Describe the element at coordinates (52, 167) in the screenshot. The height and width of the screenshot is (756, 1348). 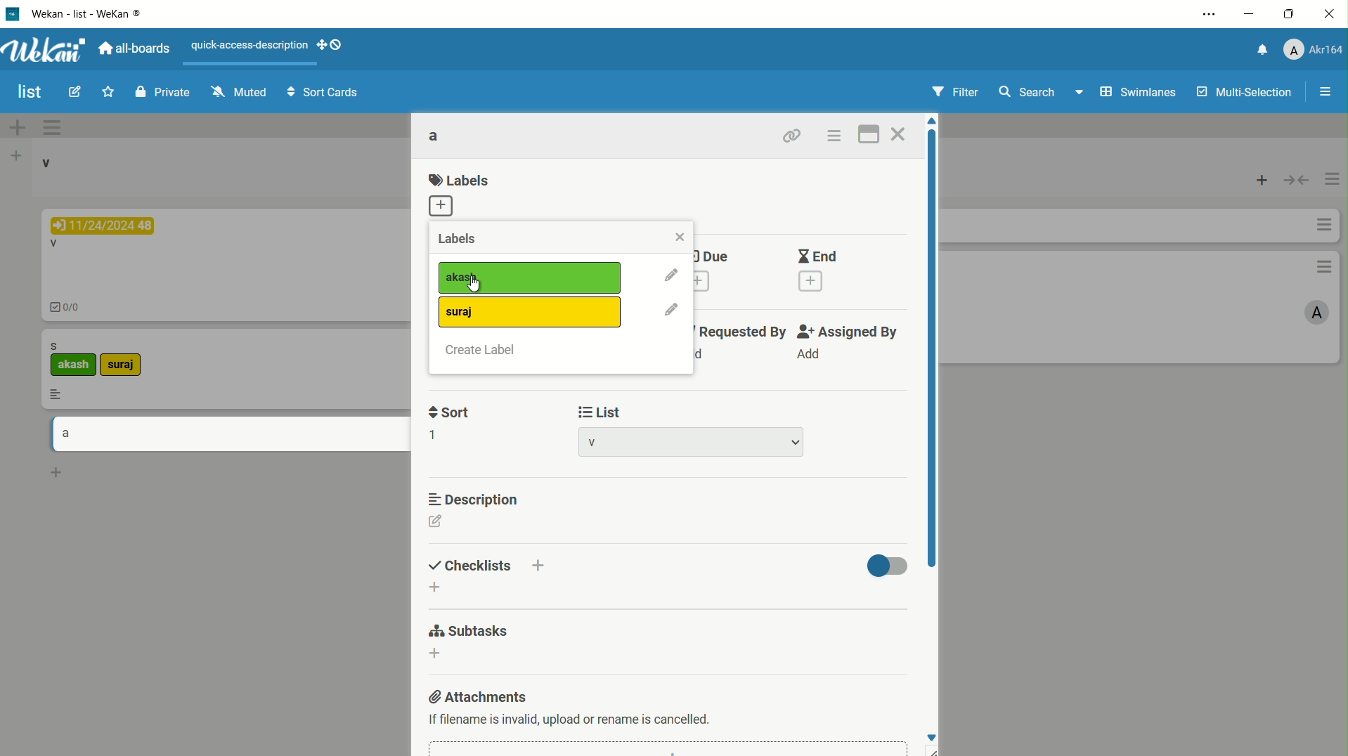
I see `v` at that location.